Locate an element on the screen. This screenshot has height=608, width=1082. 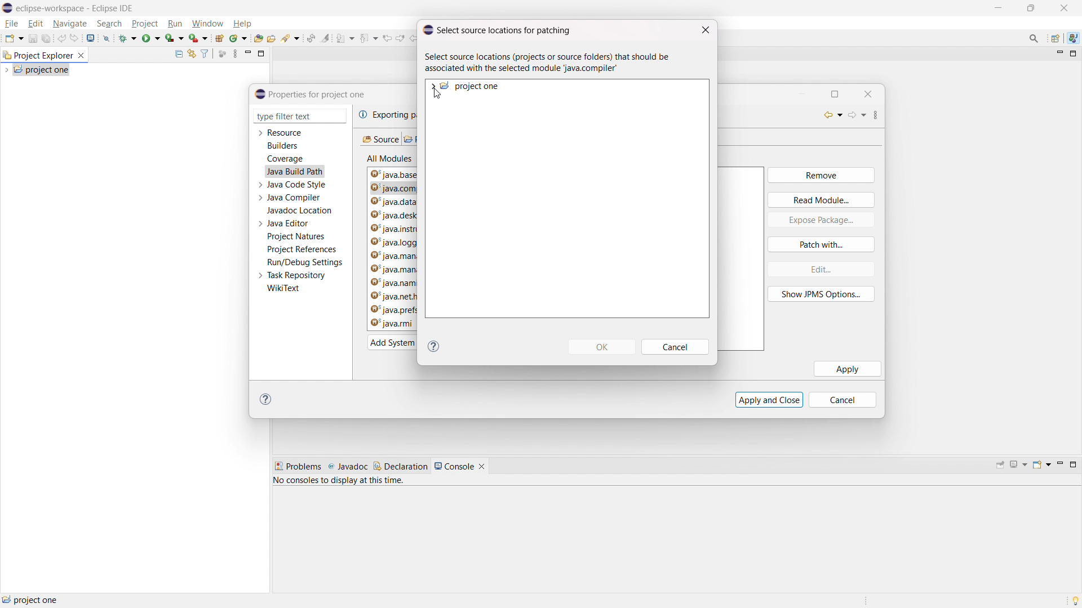
expand resource is located at coordinates (260, 133).